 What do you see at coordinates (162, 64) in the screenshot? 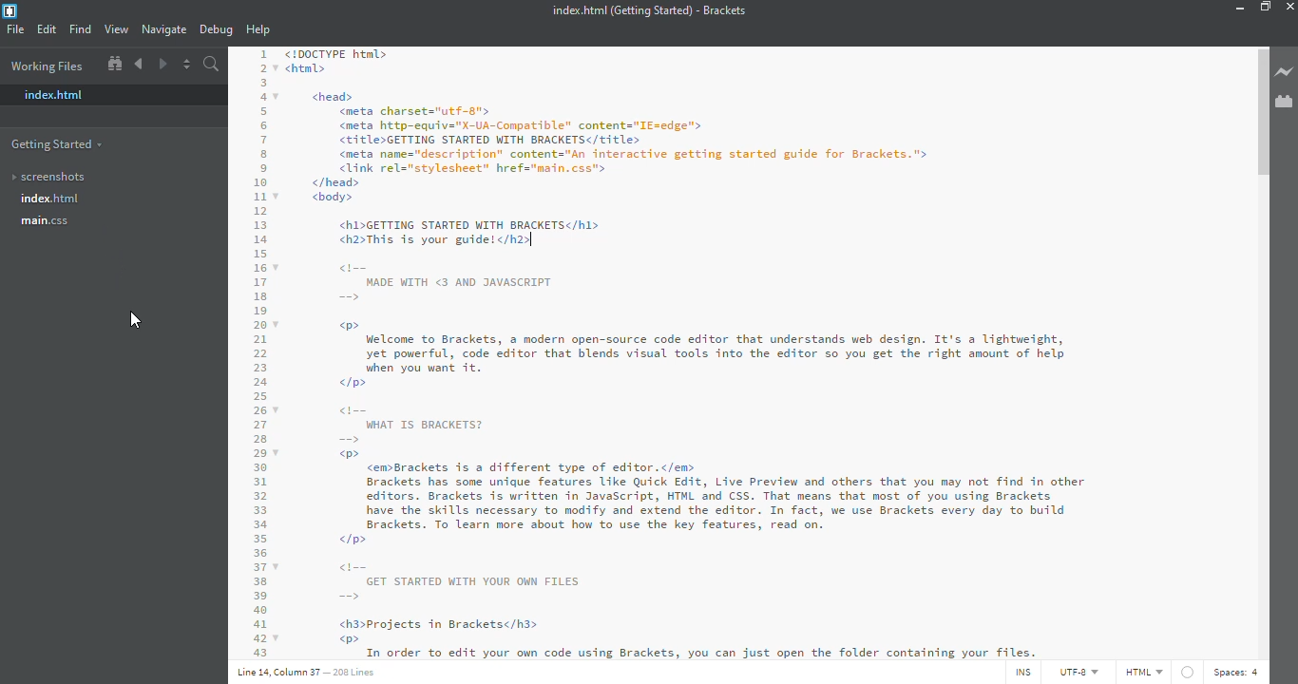
I see `forward` at bounding box center [162, 64].